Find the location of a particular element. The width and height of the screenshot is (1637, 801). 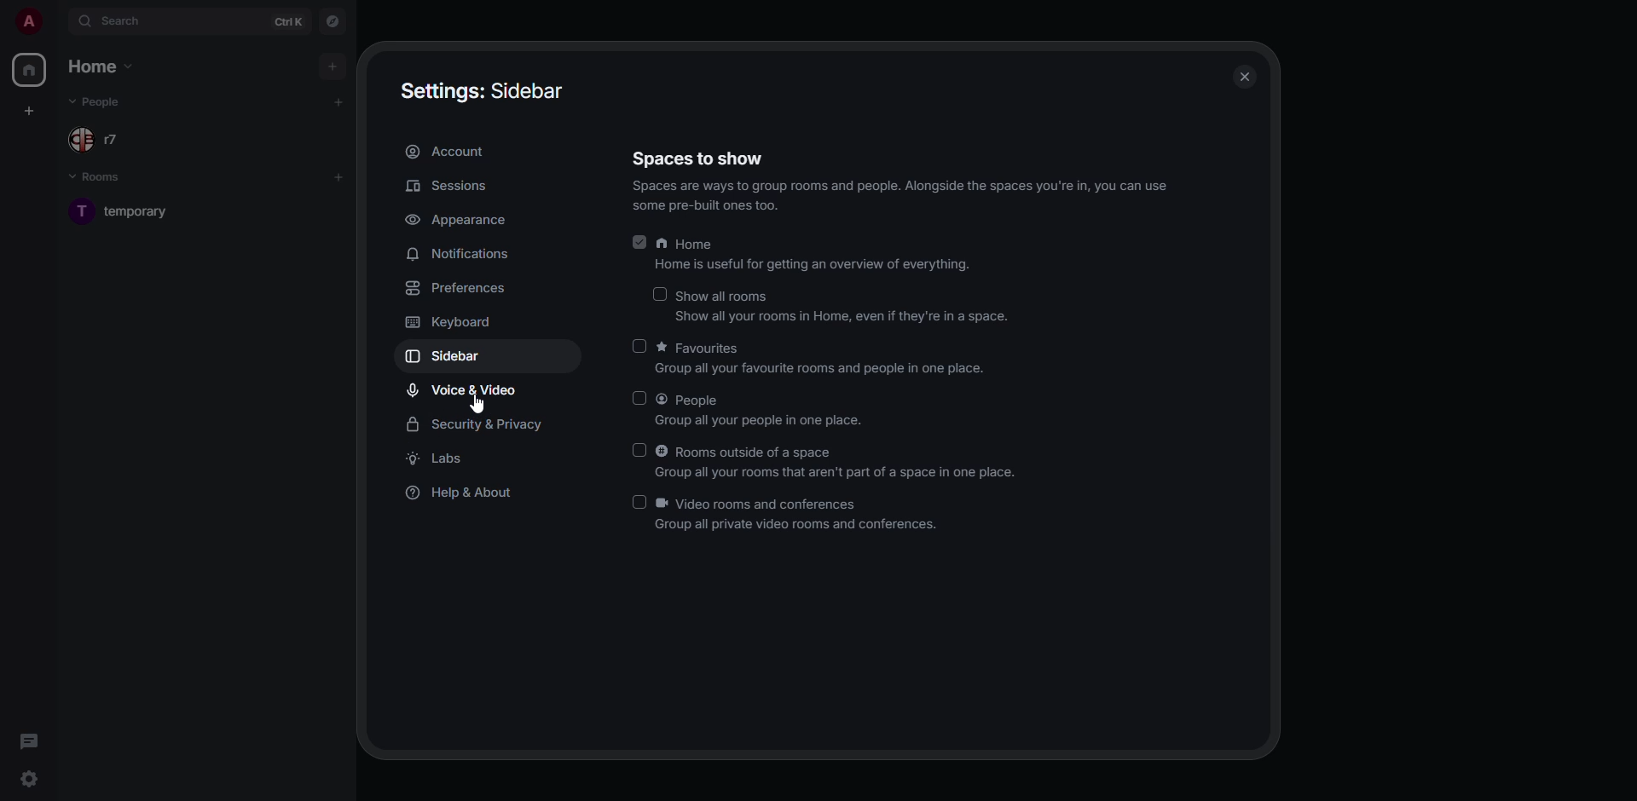

favorites is located at coordinates (820, 360).